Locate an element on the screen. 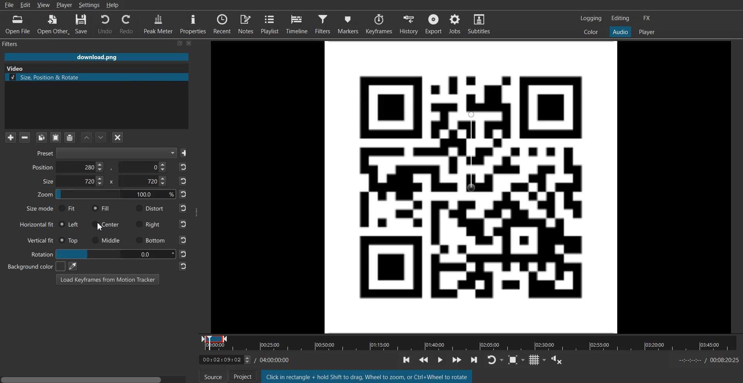 Image resolution: width=743 pixels, height=383 pixels. Playlist is located at coordinates (270, 24).